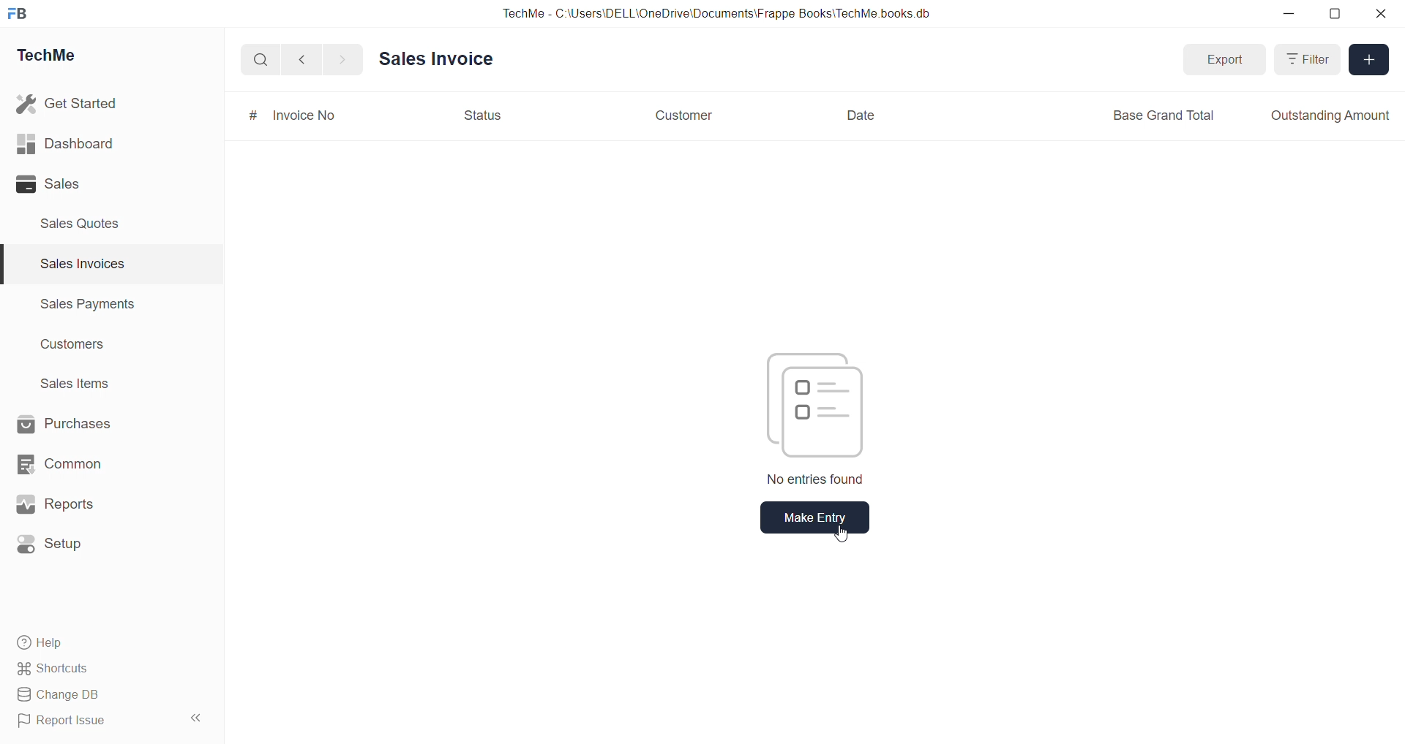 The width and height of the screenshot is (1405, 744). Describe the element at coordinates (68, 103) in the screenshot. I see `Get Started` at that location.